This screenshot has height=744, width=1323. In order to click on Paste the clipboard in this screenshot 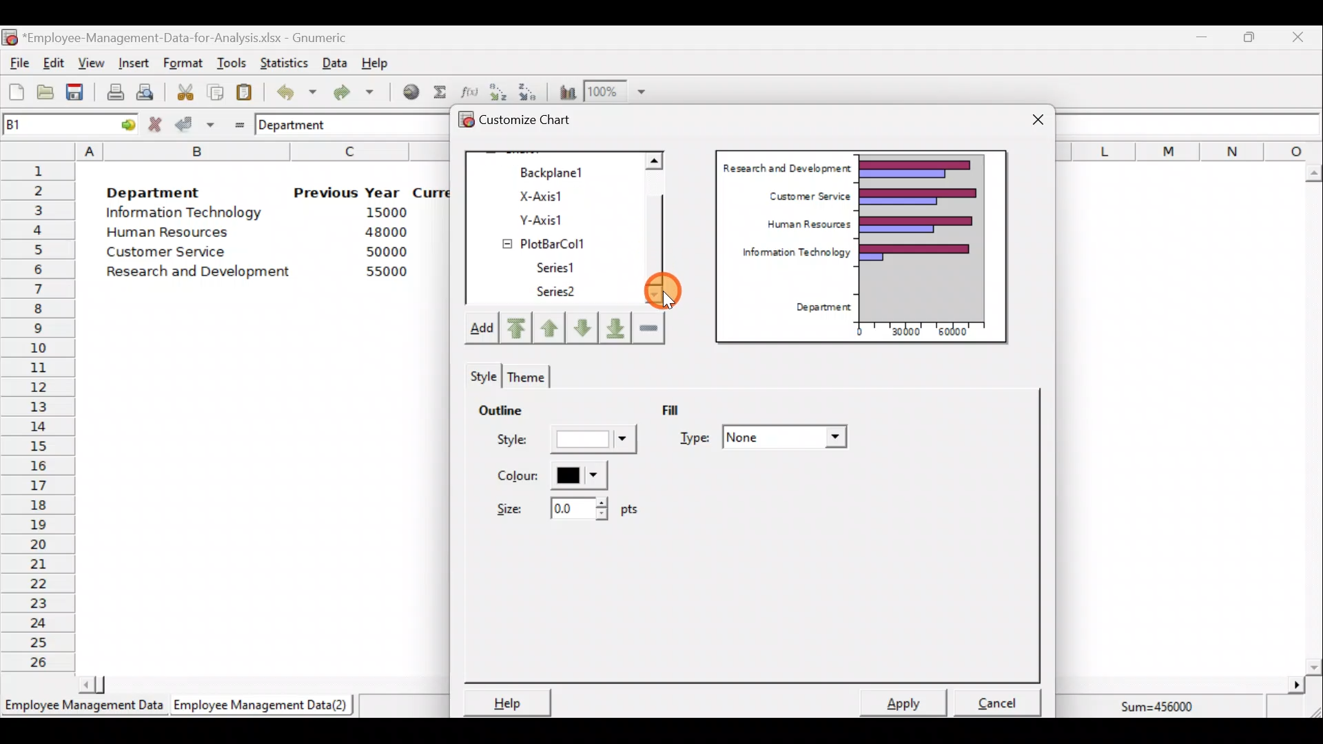, I will do `click(244, 92)`.